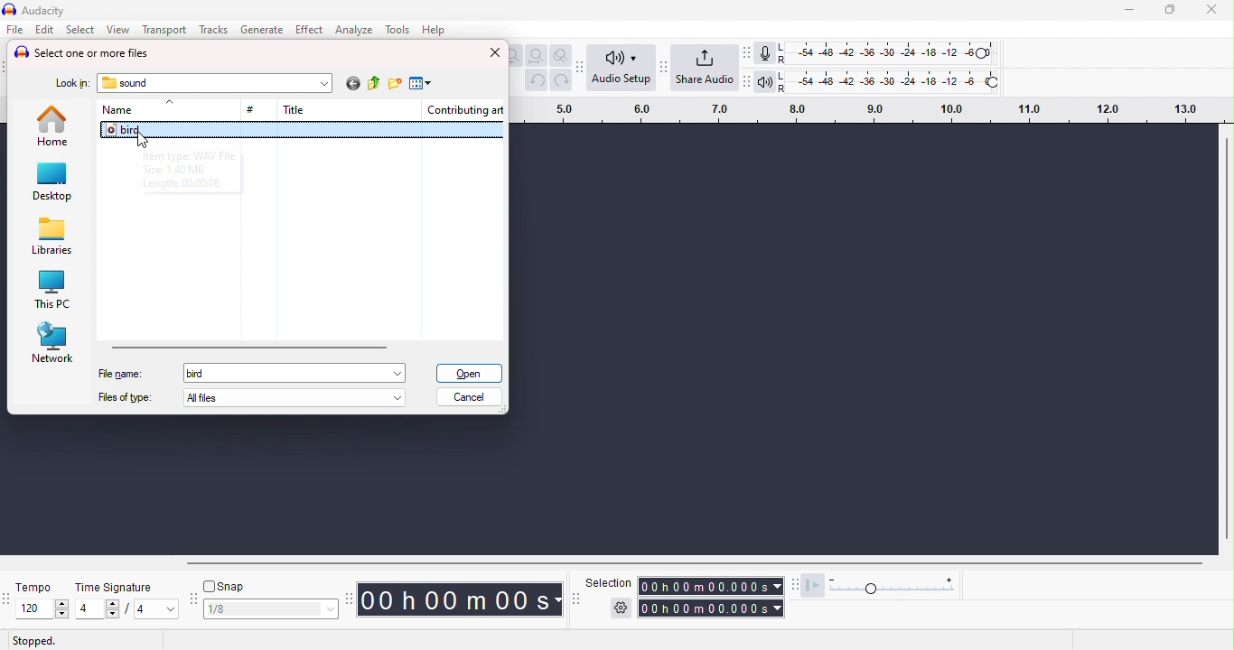 The width and height of the screenshot is (1234, 650). Describe the element at coordinates (677, 562) in the screenshot. I see `horizontal scroll bar` at that location.